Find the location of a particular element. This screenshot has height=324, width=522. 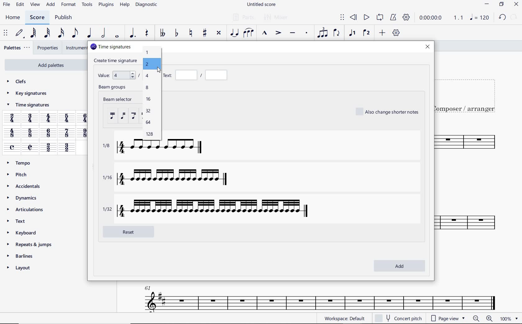

TEXT is located at coordinates (19, 221).